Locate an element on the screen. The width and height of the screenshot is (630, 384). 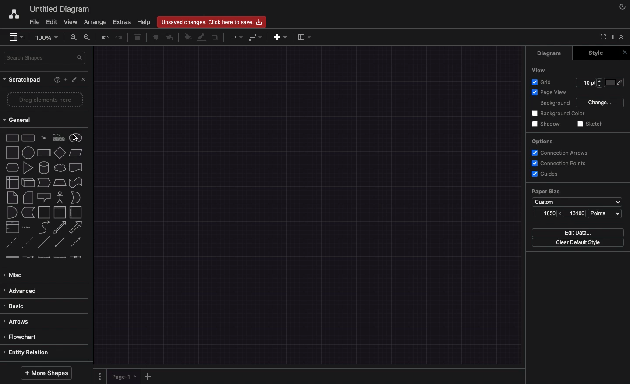
Circle is located at coordinates (76, 138).